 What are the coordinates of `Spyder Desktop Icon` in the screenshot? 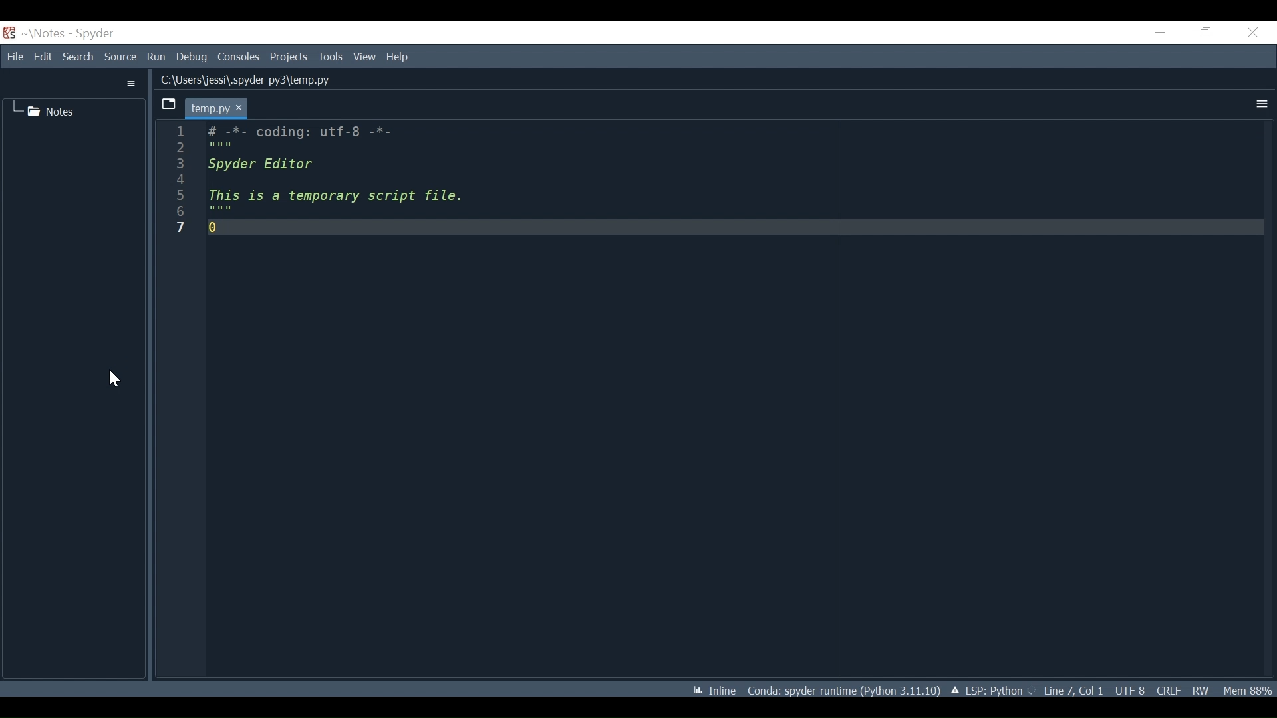 It's located at (9, 33).